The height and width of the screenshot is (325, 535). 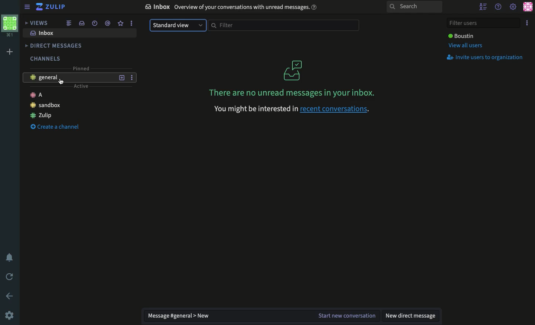 I want to click on Channels, so click(x=46, y=58).